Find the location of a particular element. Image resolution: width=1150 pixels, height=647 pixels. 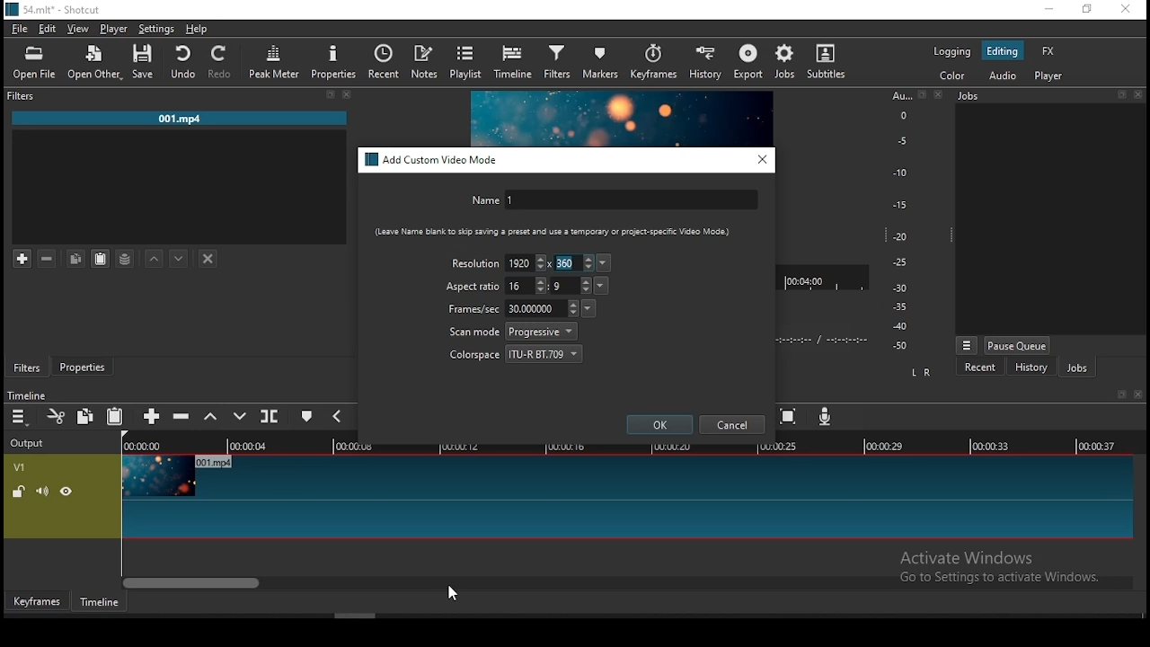

record audio is located at coordinates (826, 416).